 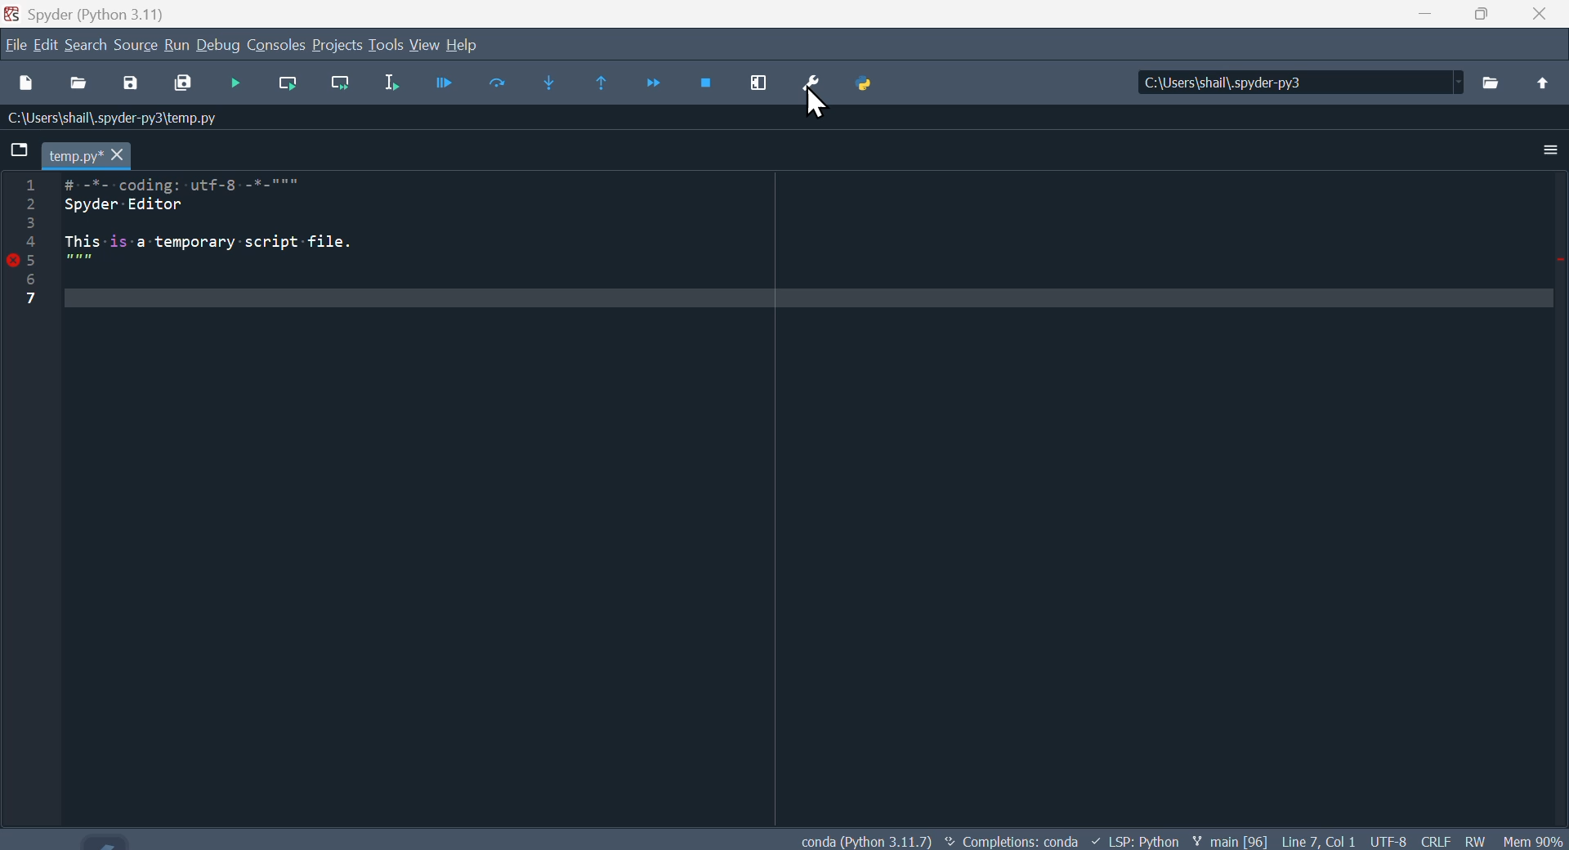 I want to click on Debug, so click(x=220, y=46).